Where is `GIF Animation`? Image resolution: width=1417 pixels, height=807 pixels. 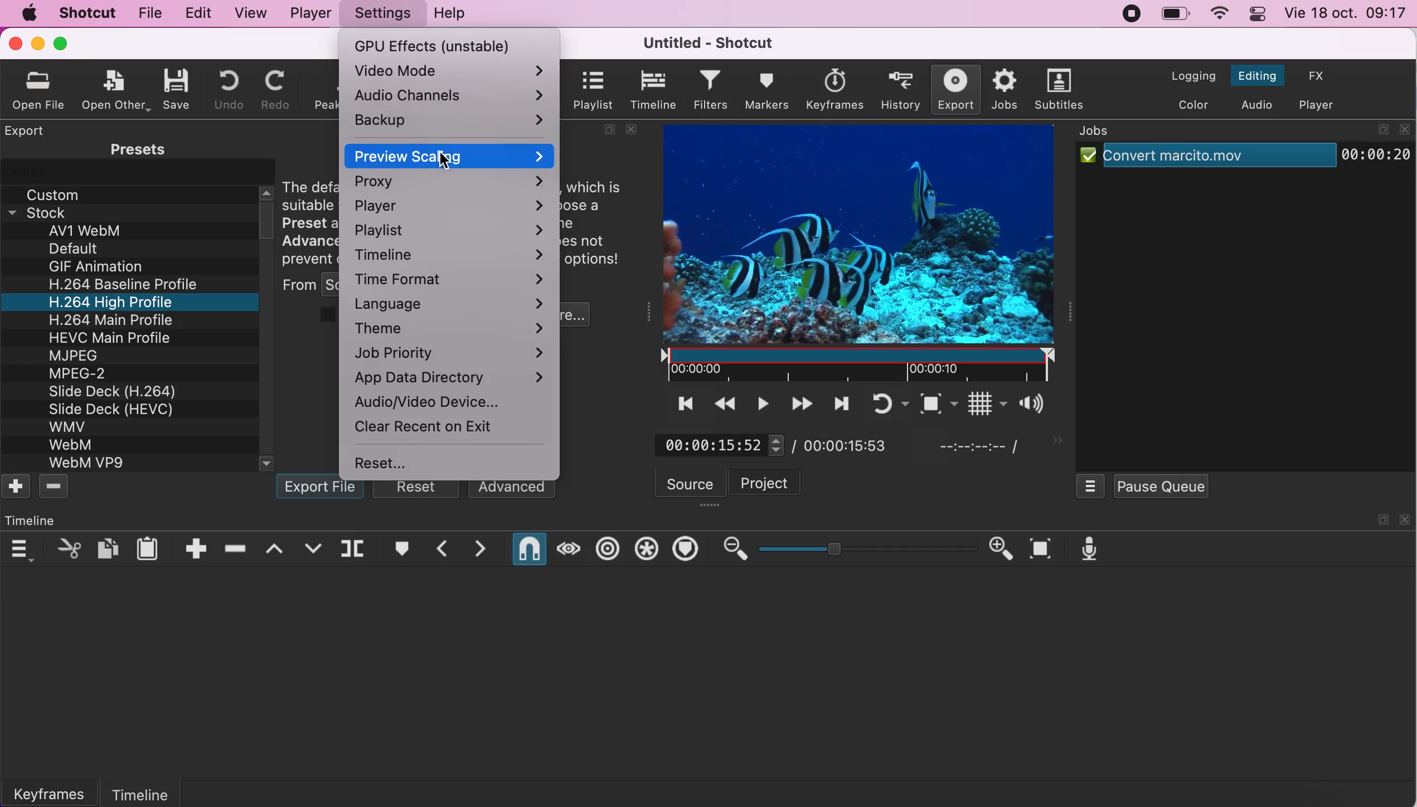 GIF Animation is located at coordinates (95, 265).